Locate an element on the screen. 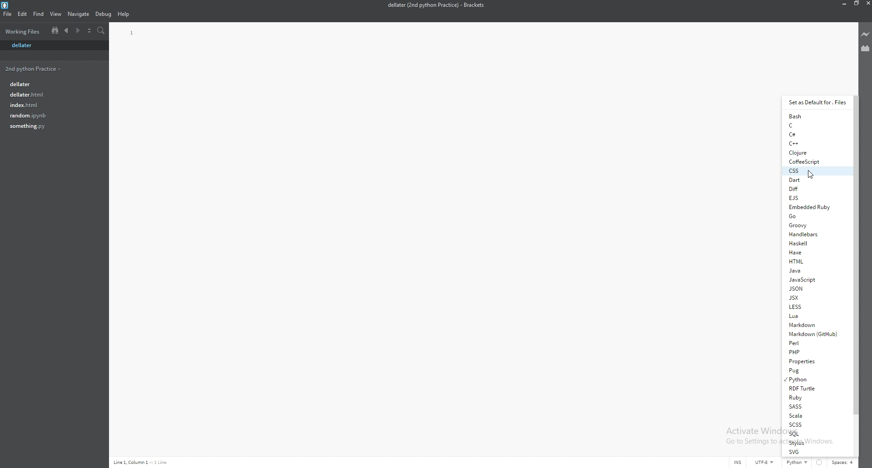 This screenshot has width=872, height=468. embedded ruby is located at coordinates (814, 207).